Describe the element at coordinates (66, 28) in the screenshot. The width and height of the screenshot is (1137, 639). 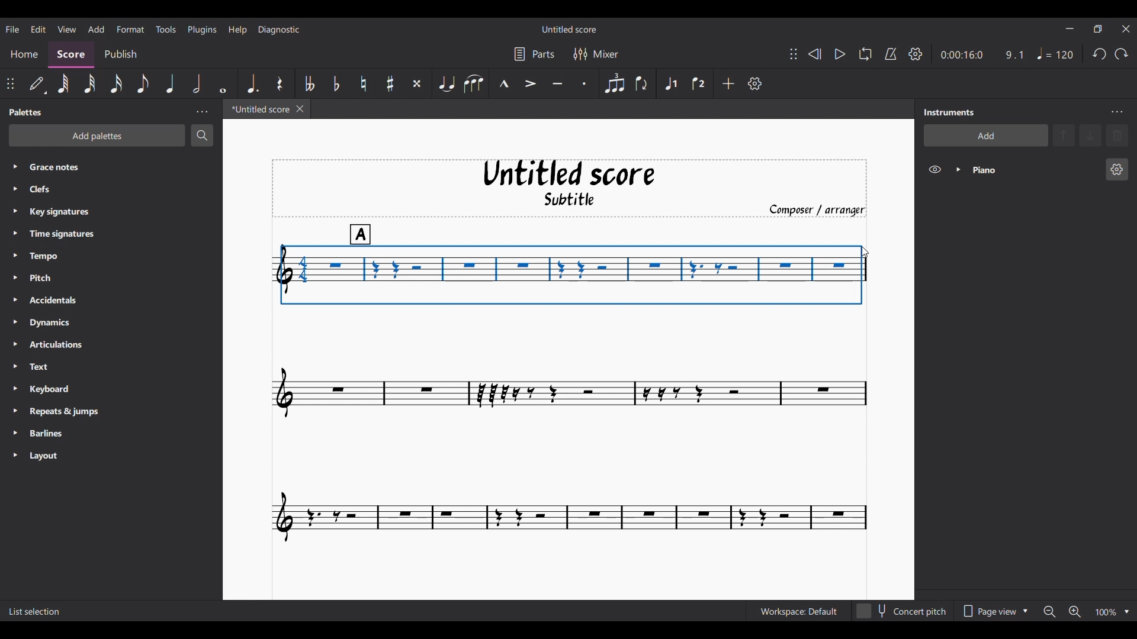
I see `View menu` at that location.